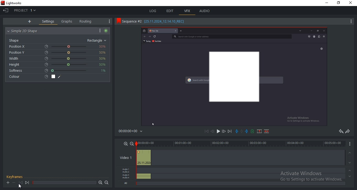 Image resolution: width=357 pixels, height=190 pixels. Describe the element at coordinates (100, 183) in the screenshot. I see `zoom in` at that location.